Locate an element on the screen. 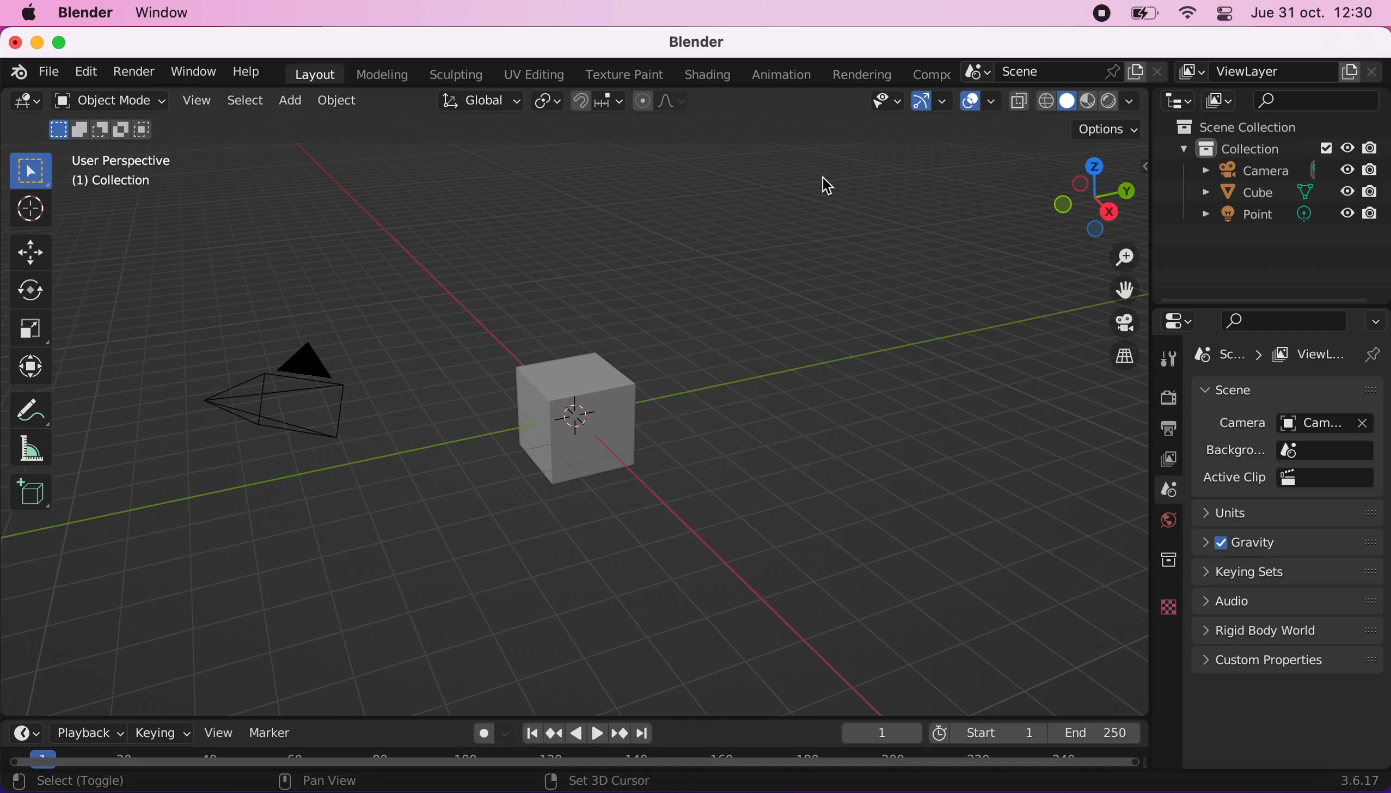 The width and height of the screenshot is (1391, 793). world is located at coordinates (1165, 521).